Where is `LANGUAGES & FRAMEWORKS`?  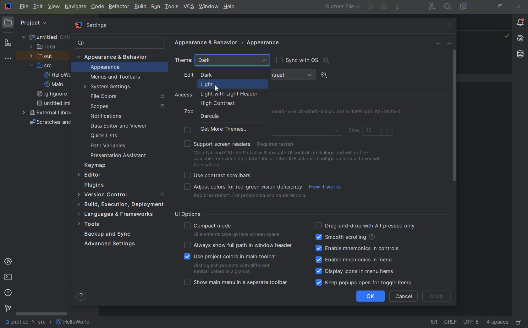
LANGUAGES & FRAMEWORKS is located at coordinates (119, 215).